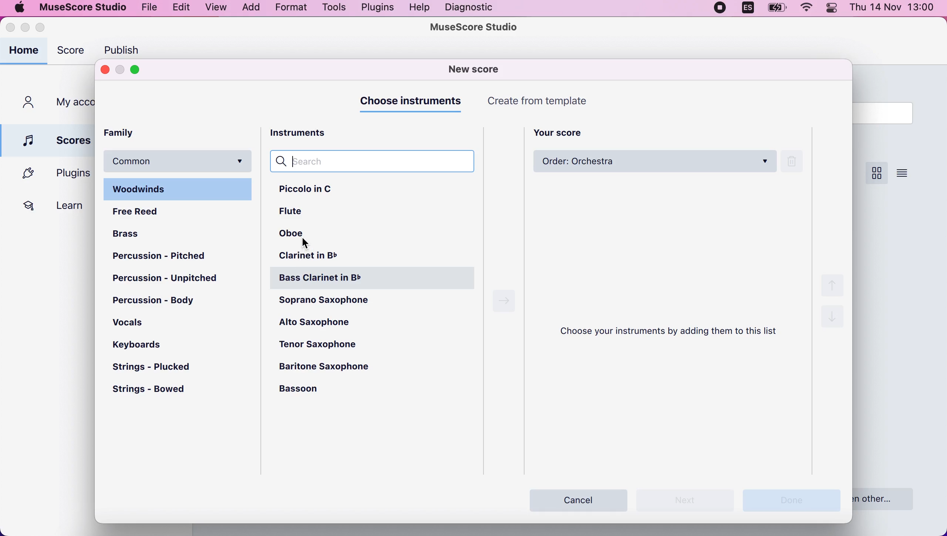 This screenshot has width=947, height=536. What do you see at coordinates (126, 48) in the screenshot?
I see `publish` at bounding box center [126, 48].